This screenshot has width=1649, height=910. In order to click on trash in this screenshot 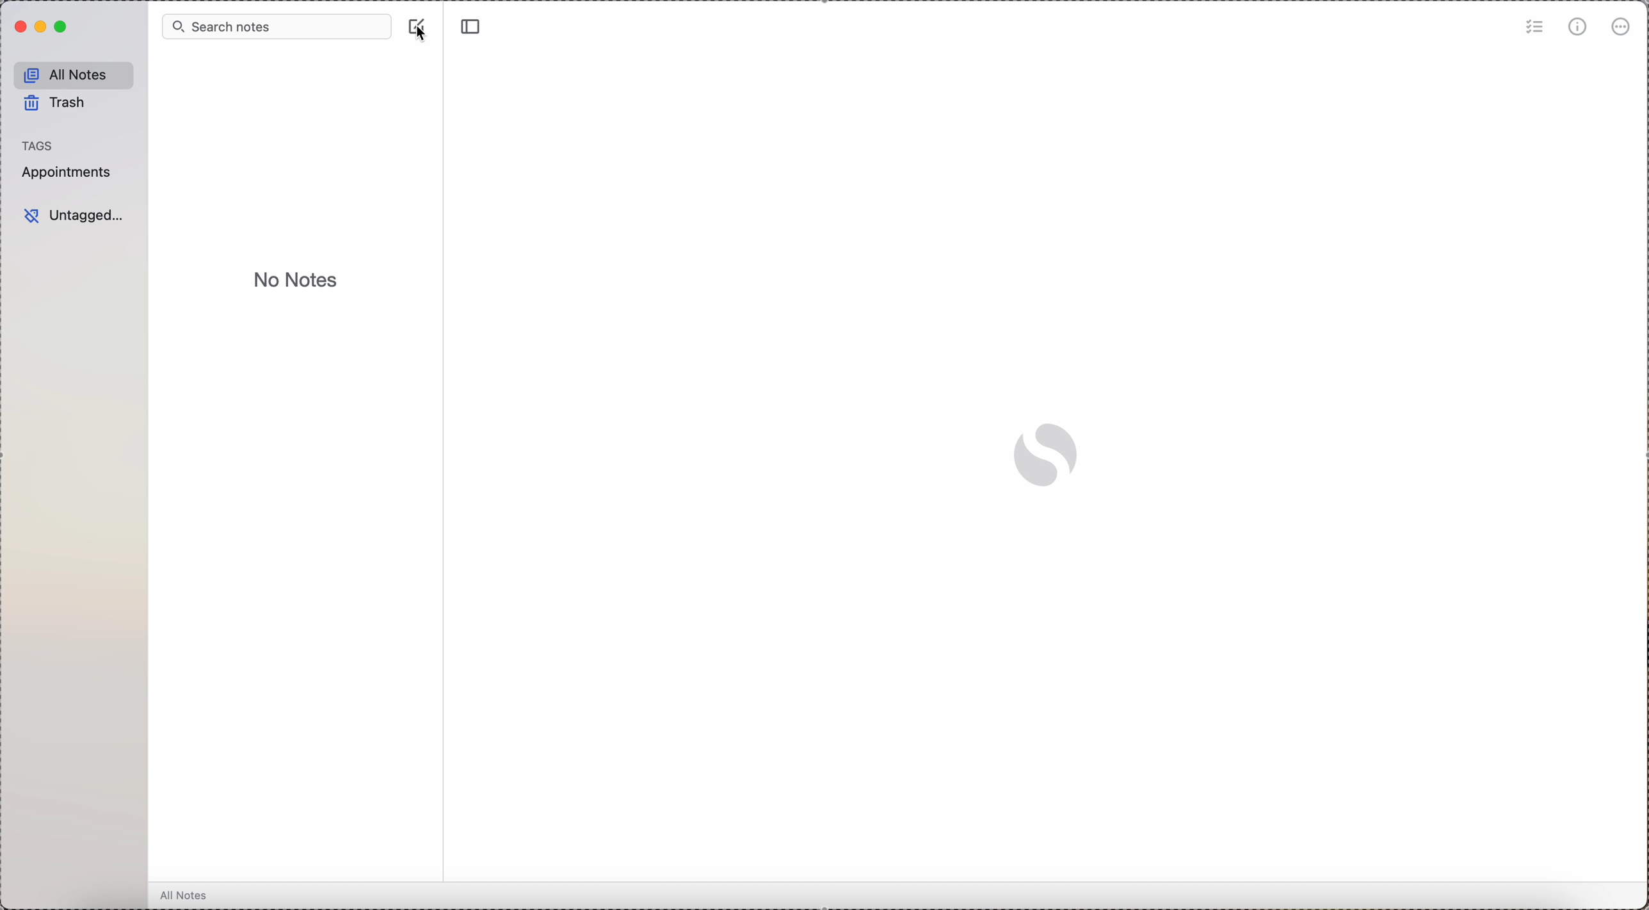, I will do `click(54, 102)`.